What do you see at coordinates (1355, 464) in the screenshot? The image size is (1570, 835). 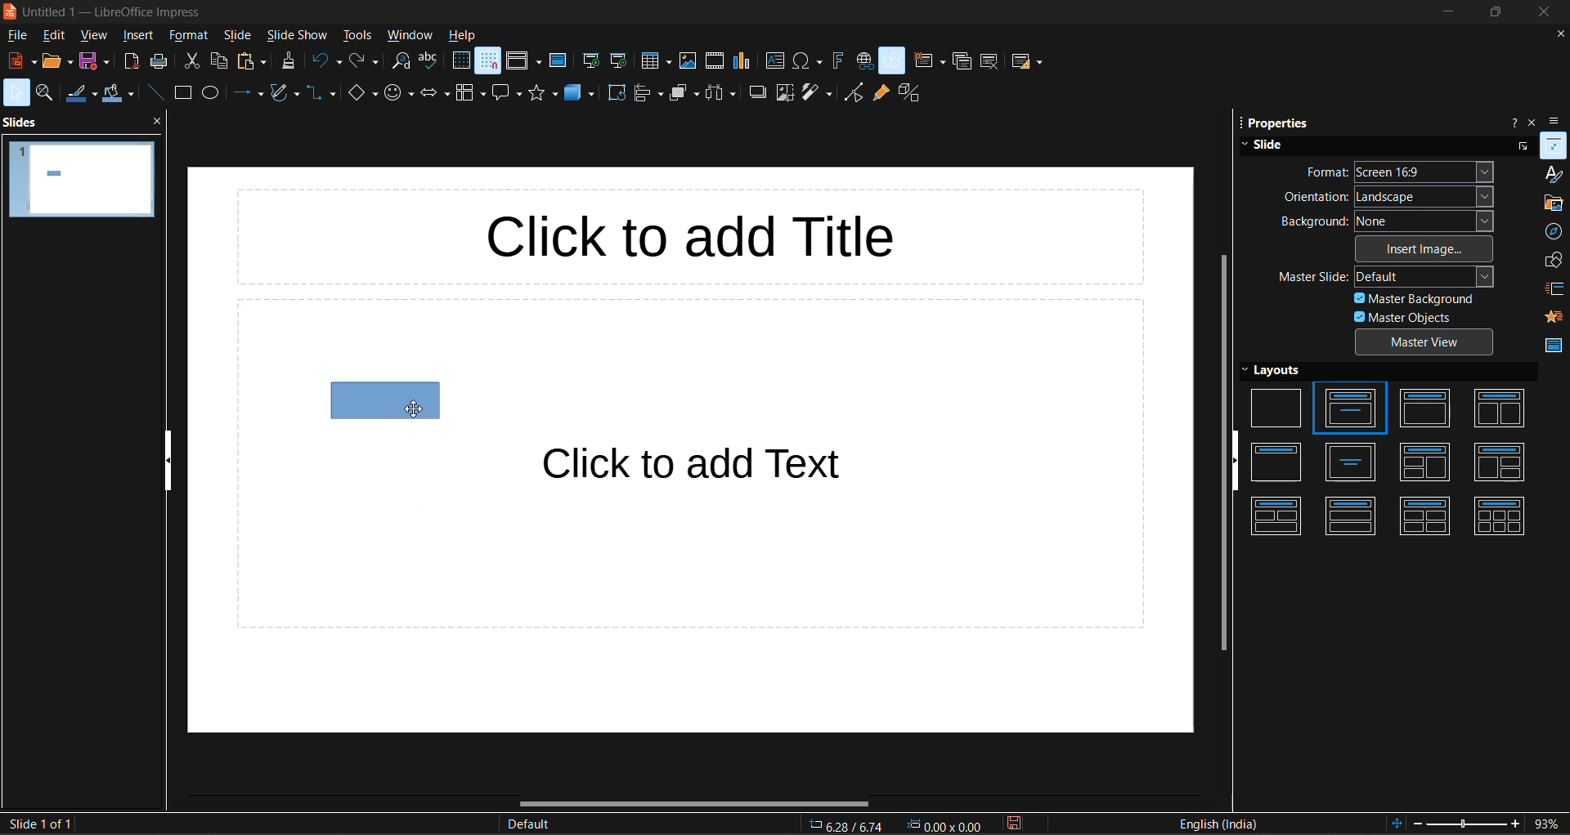 I see `centered text` at bounding box center [1355, 464].